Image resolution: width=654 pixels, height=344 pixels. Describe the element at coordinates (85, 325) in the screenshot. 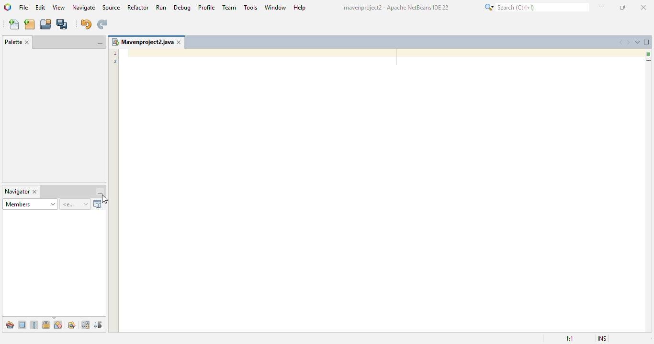

I see `sort by names` at that location.